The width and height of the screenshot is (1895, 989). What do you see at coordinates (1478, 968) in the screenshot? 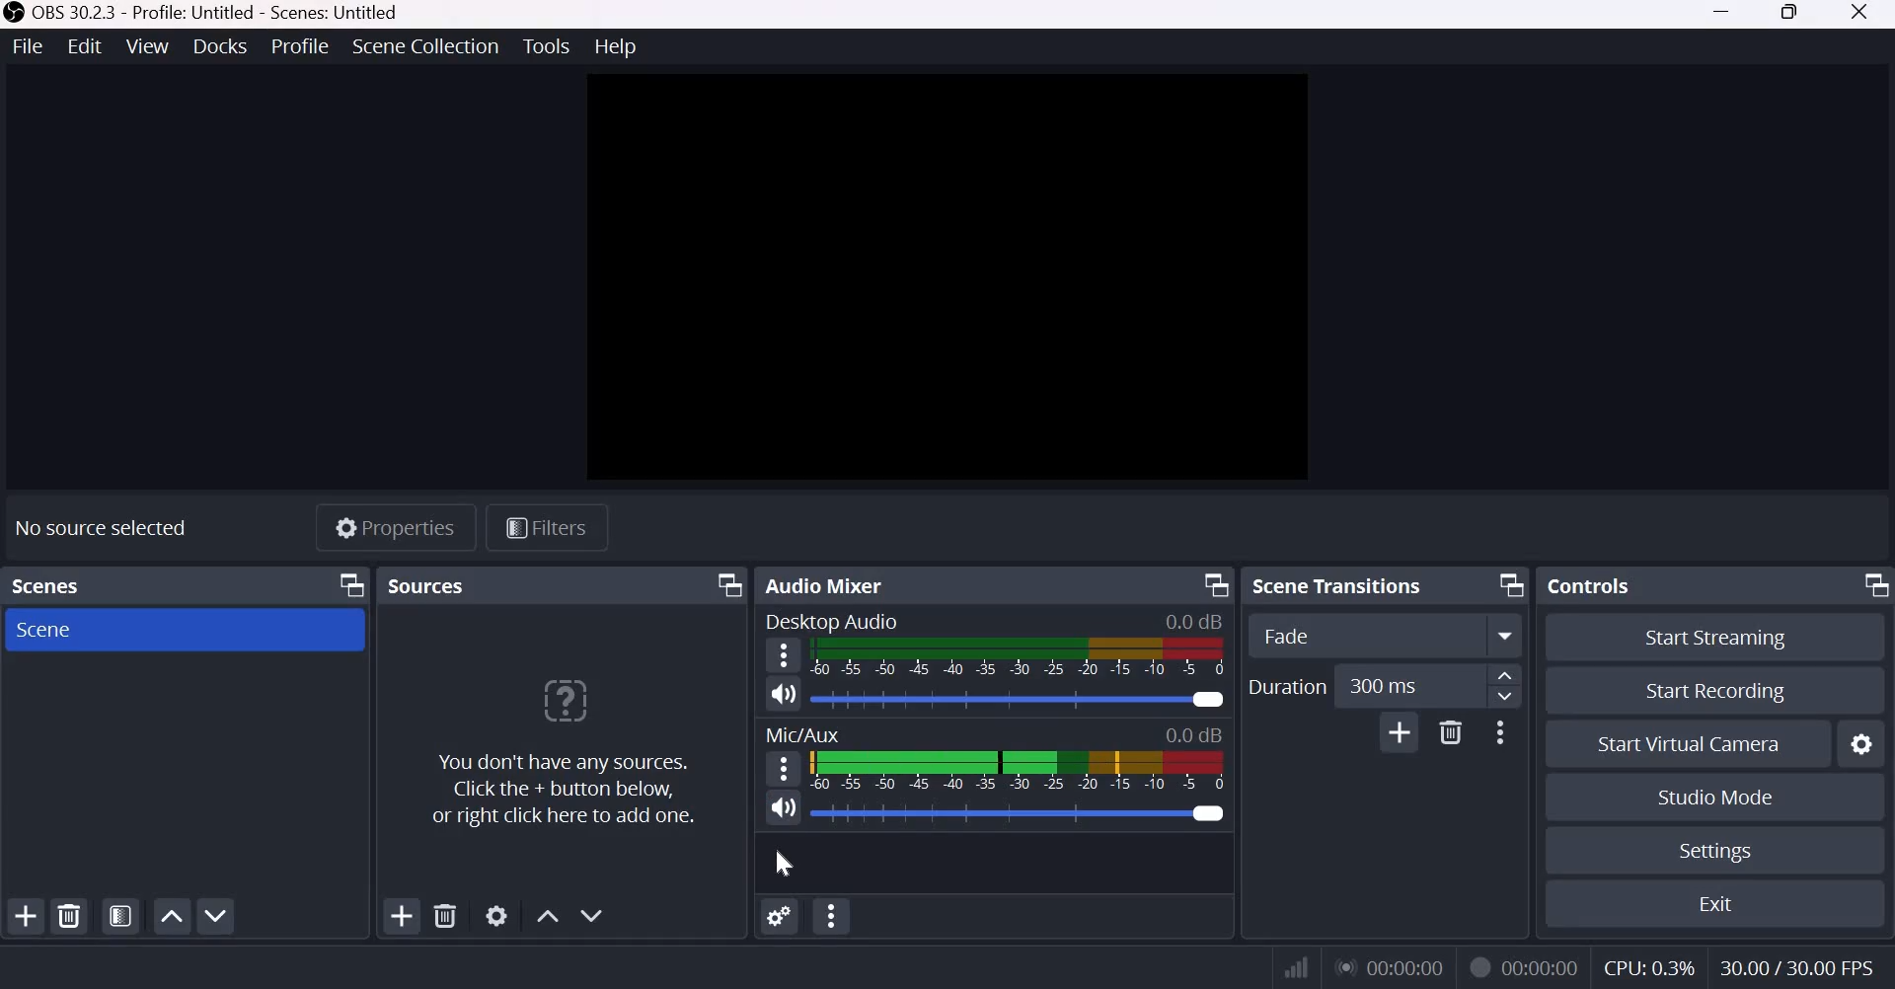
I see `Recording Status Icon` at bounding box center [1478, 968].